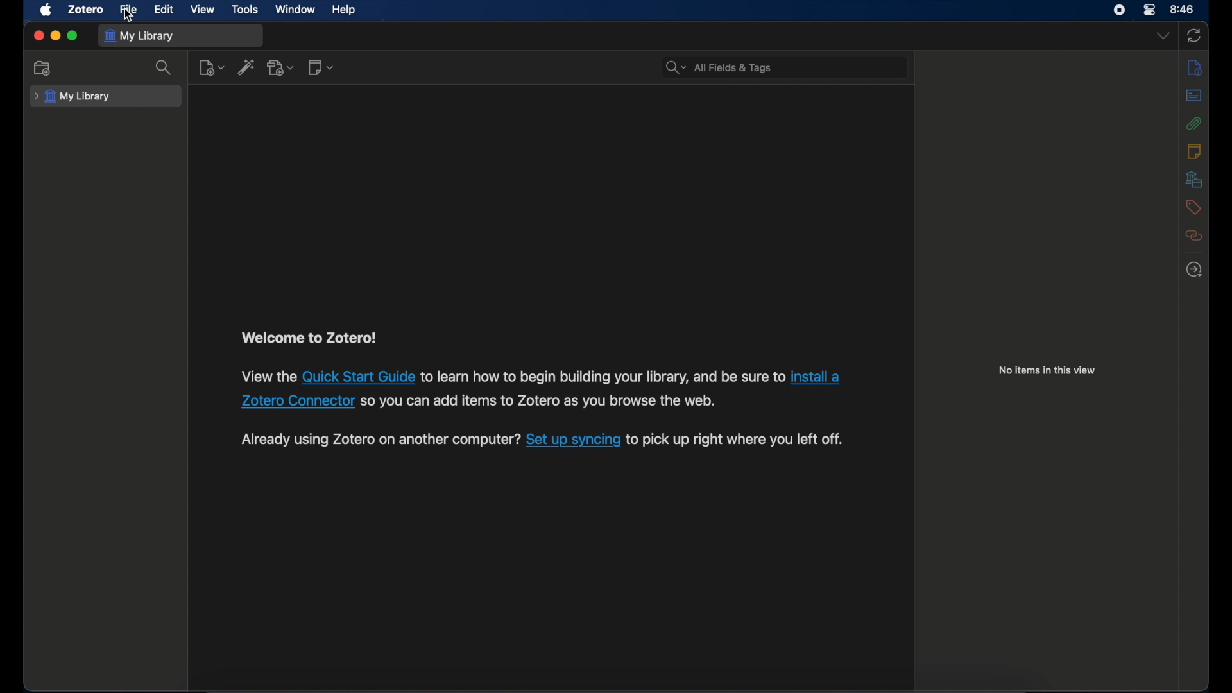 Image resolution: width=1232 pixels, height=693 pixels. What do you see at coordinates (265, 377) in the screenshot?
I see `software information` at bounding box center [265, 377].